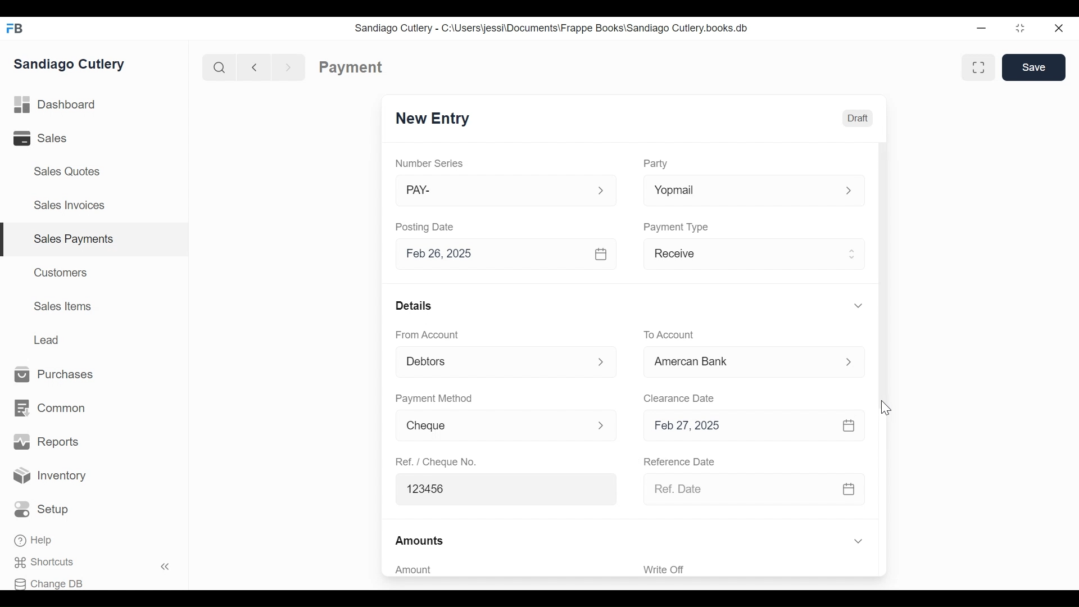  What do you see at coordinates (55, 375) in the screenshot?
I see `Purchases` at bounding box center [55, 375].